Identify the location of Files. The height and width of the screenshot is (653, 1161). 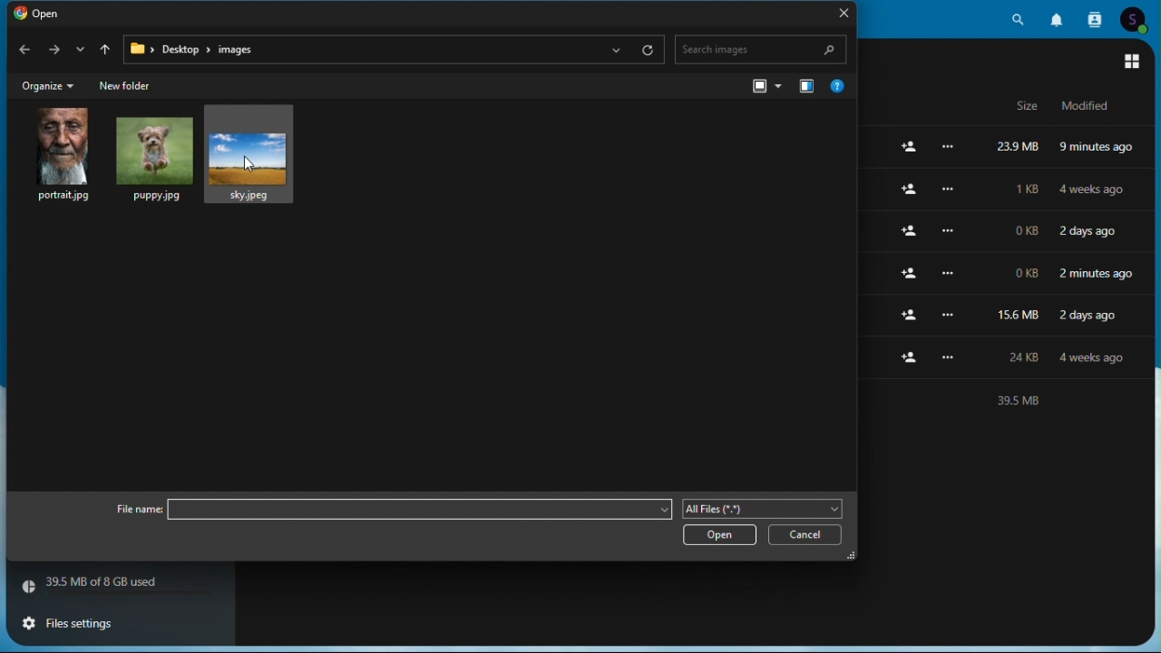
(1009, 355).